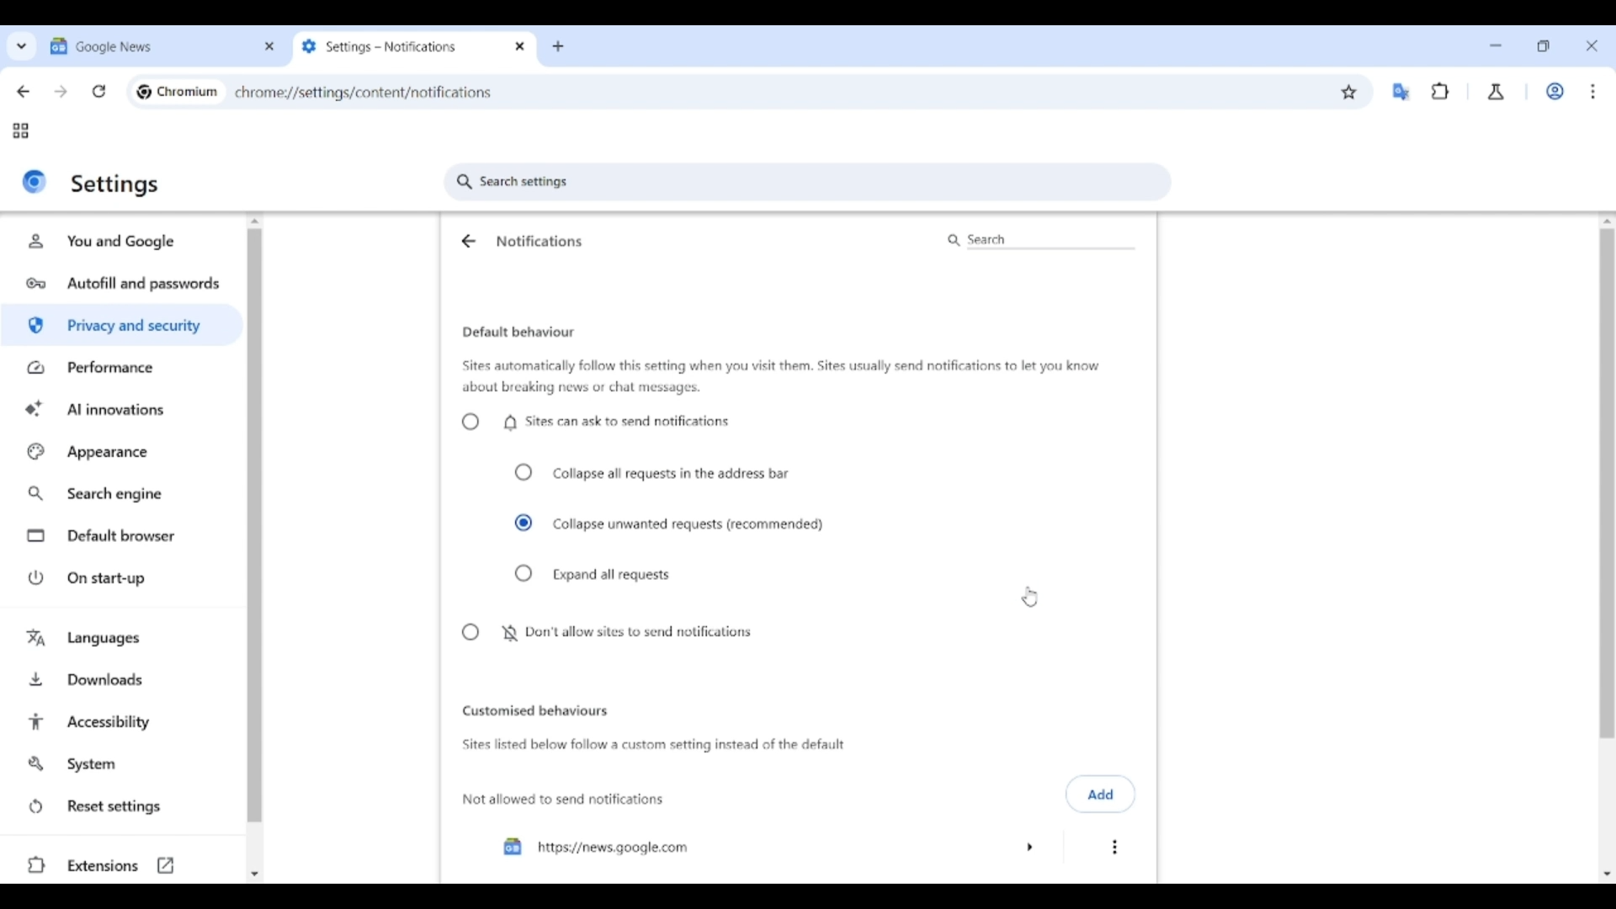  What do you see at coordinates (401, 46) in the screenshot?
I see `Tab 2` at bounding box center [401, 46].